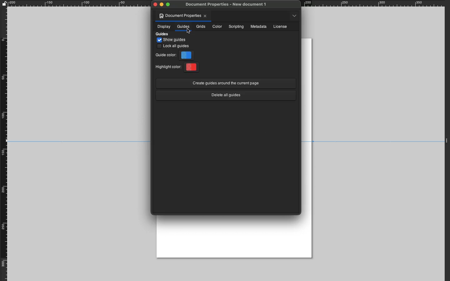 This screenshot has width=450, height=281. Describe the element at coordinates (167, 66) in the screenshot. I see `Highlight color` at that location.